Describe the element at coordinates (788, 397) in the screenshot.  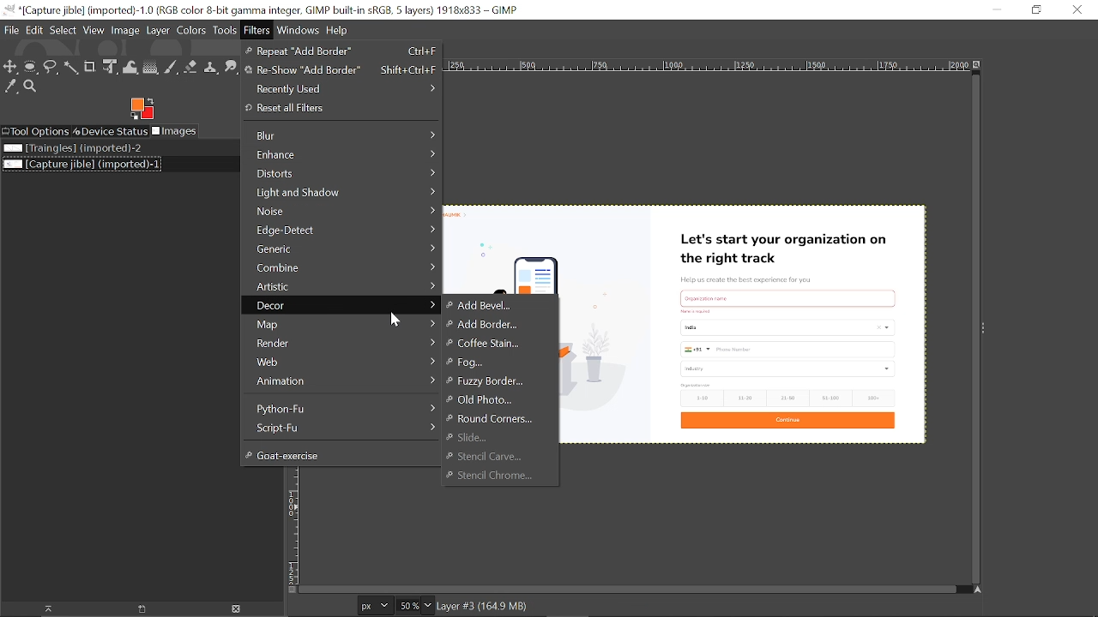
I see `21-50` at that location.